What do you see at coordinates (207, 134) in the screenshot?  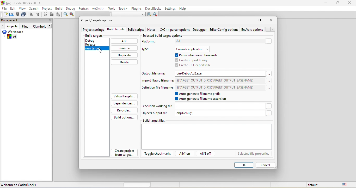 I see `build target files` at bounding box center [207, 134].